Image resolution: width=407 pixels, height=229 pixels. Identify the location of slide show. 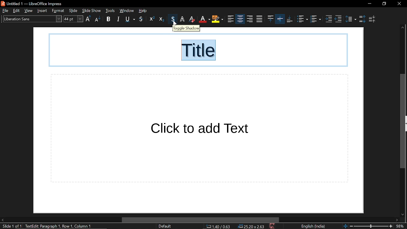
(91, 10).